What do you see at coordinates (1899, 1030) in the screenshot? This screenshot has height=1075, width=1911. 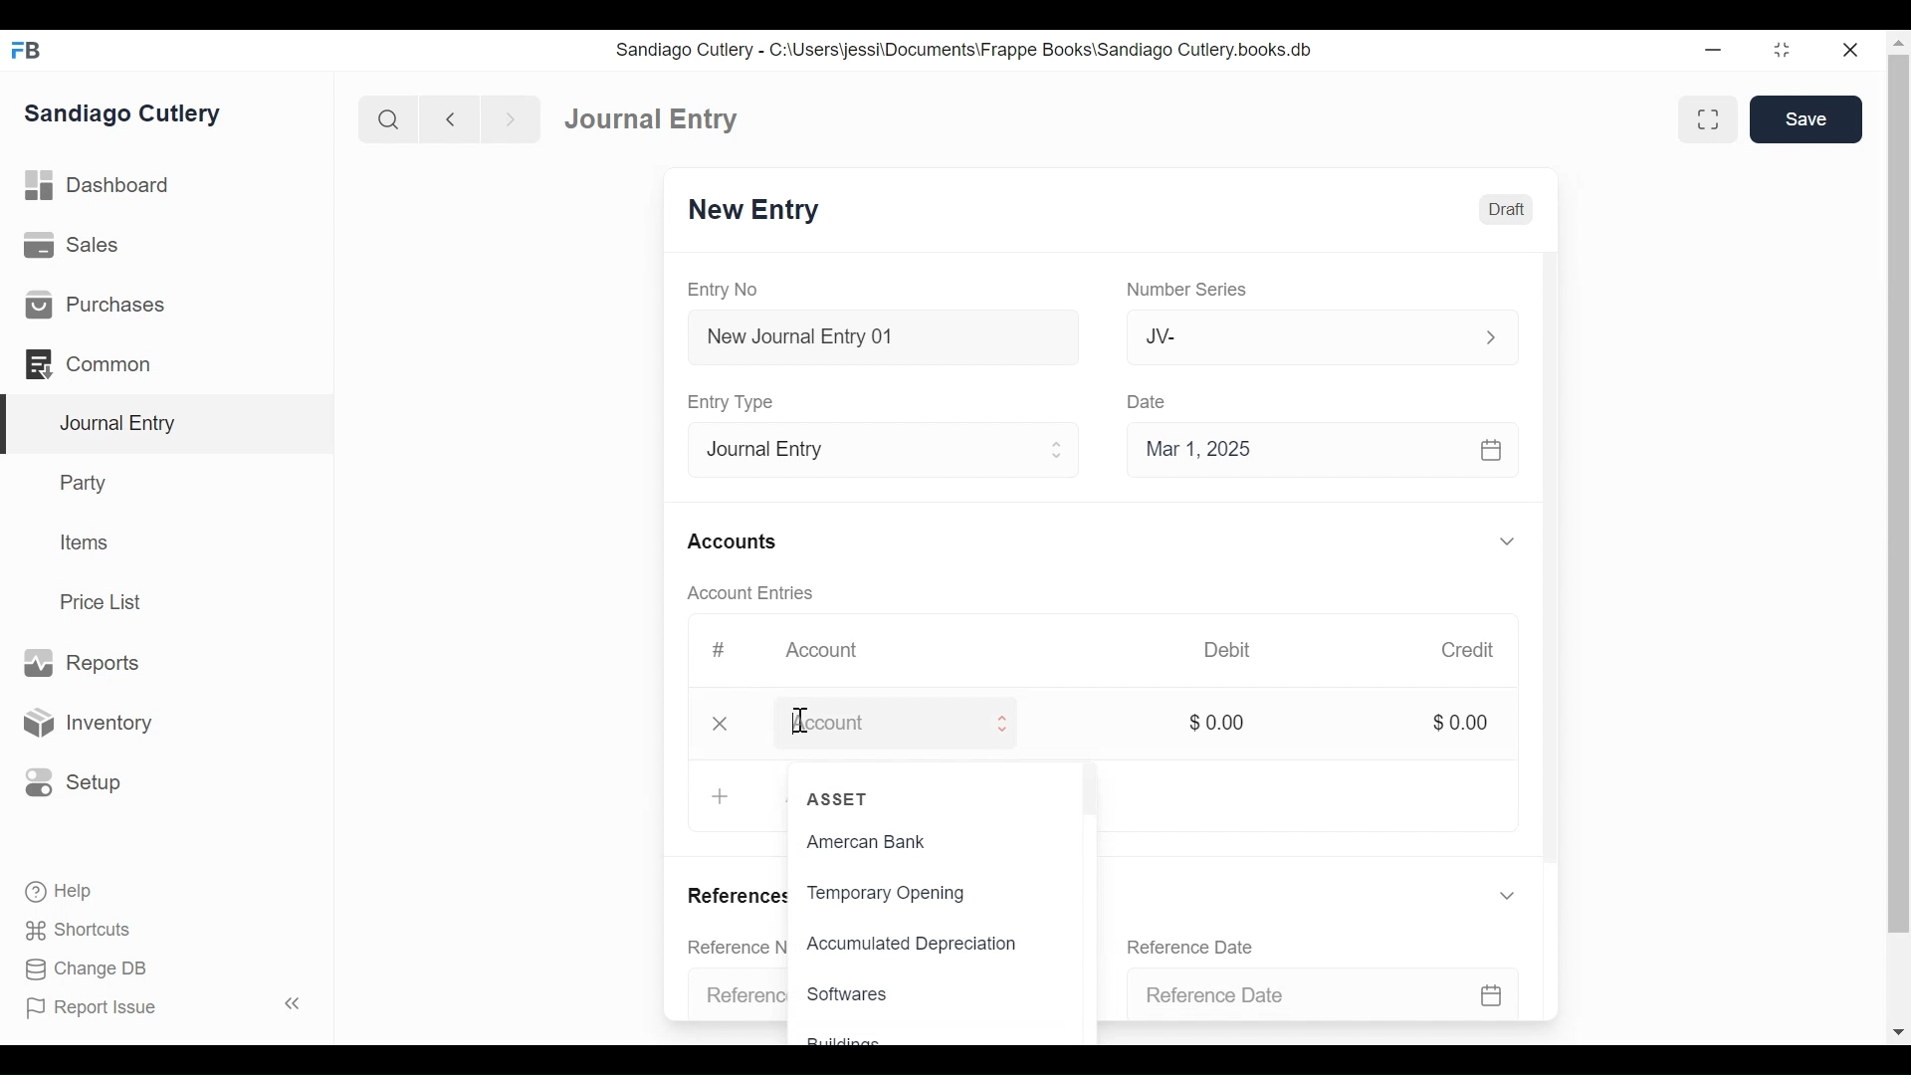 I see `move down` at bounding box center [1899, 1030].